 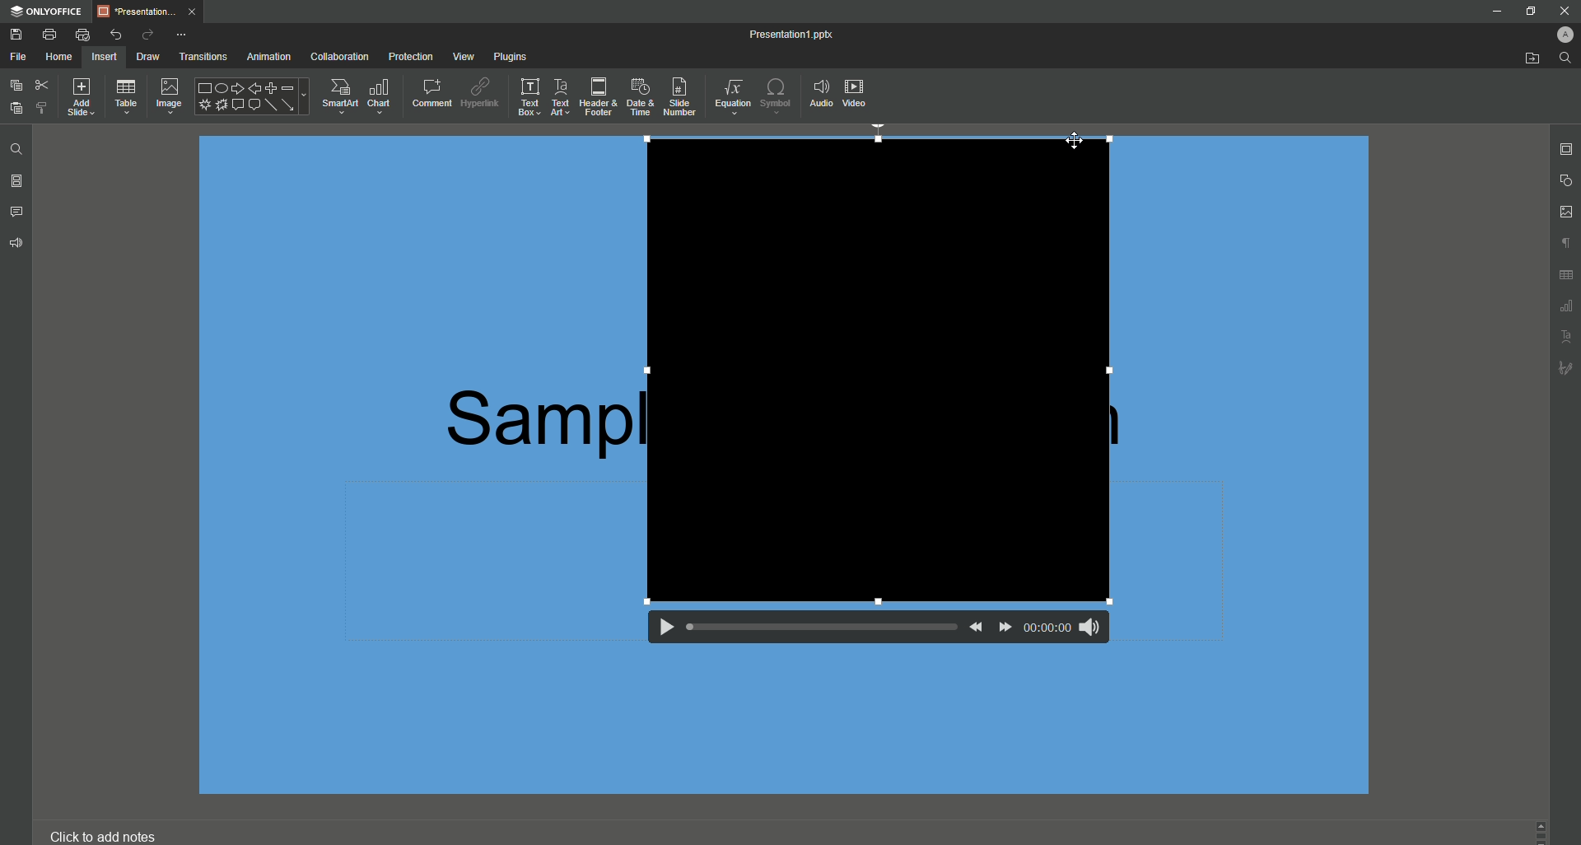 What do you see at coordinates (1567, 150) in the screenshot?
I see `Slide Settings` at bounding box center [1567, 150].